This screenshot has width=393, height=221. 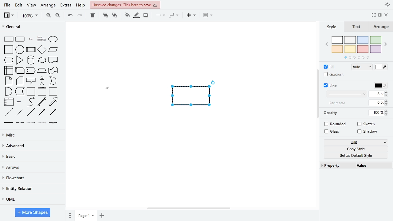 What do you see at coordinates (31, 157) in the screenshot?
I see `basic` at bounding box center [31, 157].